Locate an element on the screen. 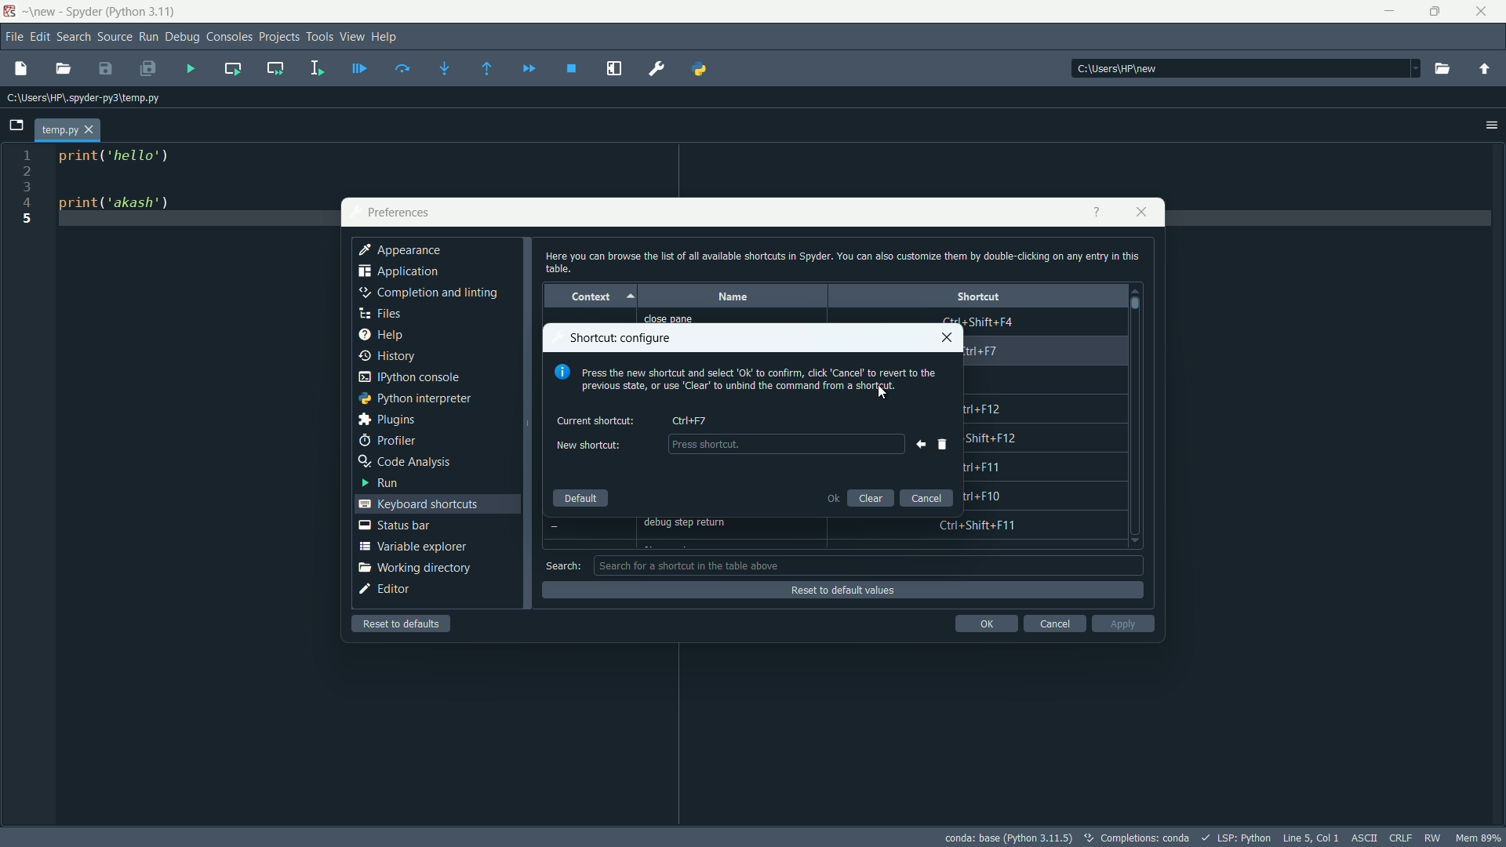  debug setup return is located at coordinates (693, 524).